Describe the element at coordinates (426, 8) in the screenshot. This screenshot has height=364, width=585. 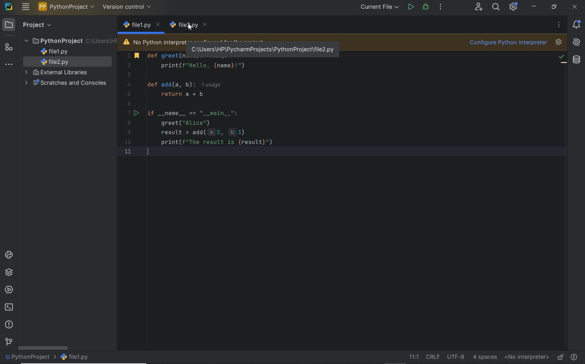
I see `debug` at that location.